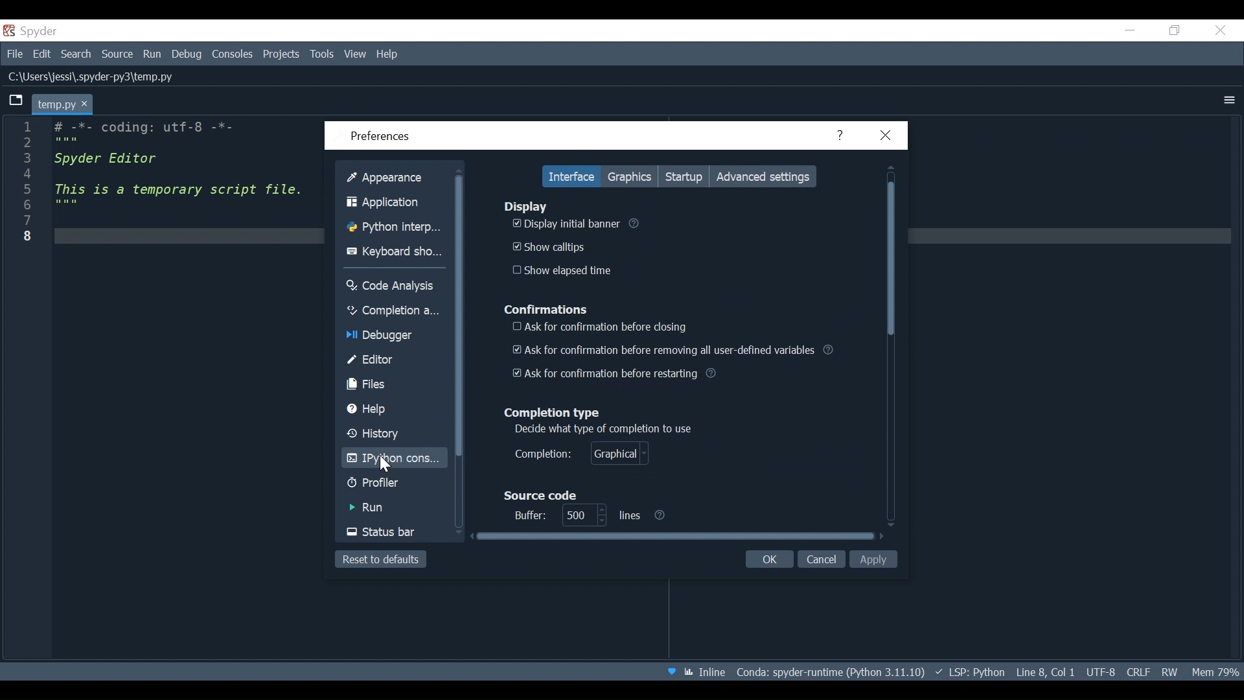 The height and width of the screenshot is (700, 1244). What do you see at coordinates (564, 224) in the screenshot?
I see `(un)check display initial banner` at bounding box center [564, 224].